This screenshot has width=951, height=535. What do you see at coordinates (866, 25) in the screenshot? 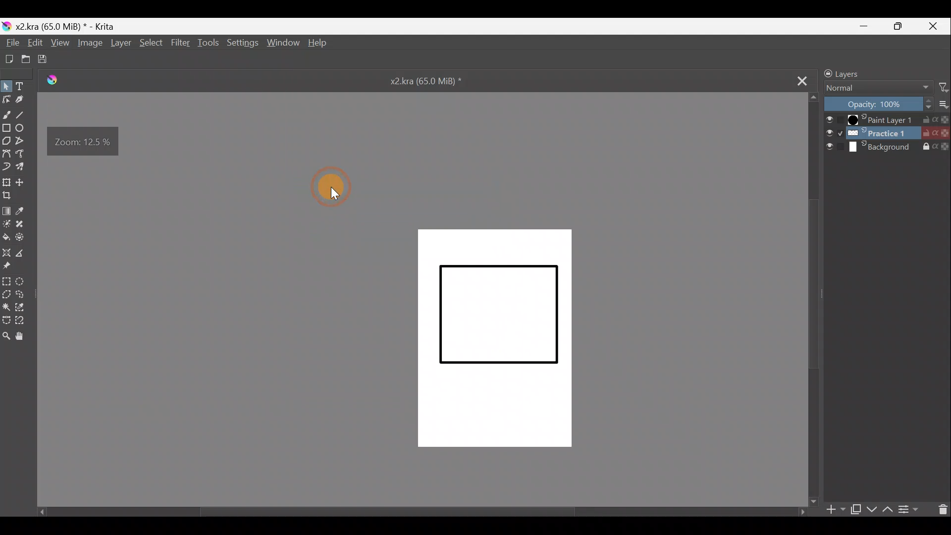
I see `Minimize` at bounding box center [866, 25].